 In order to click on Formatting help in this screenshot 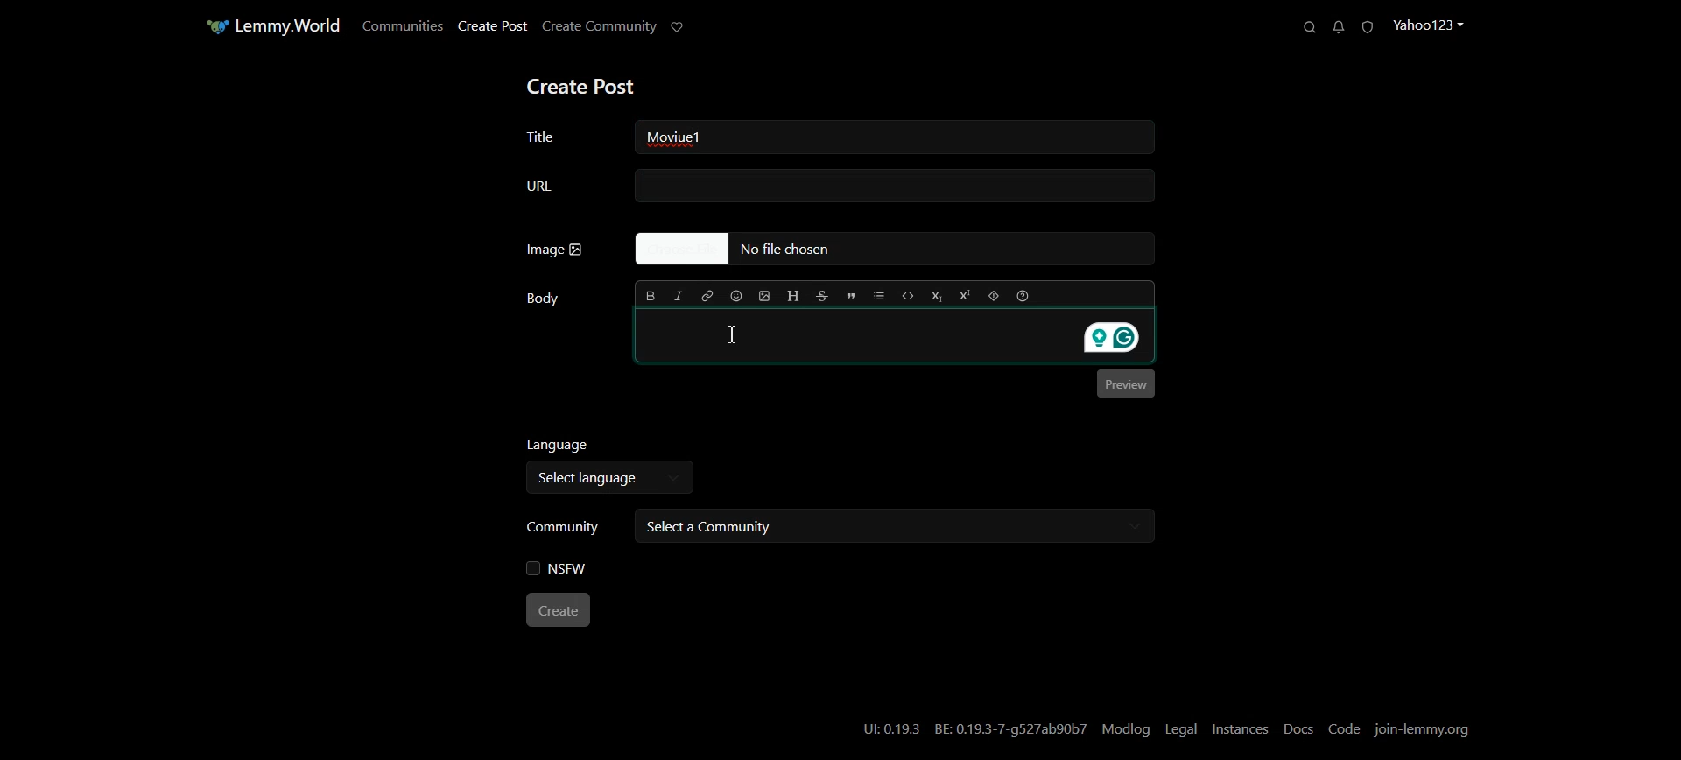, I will do `click(1023, 295)`.